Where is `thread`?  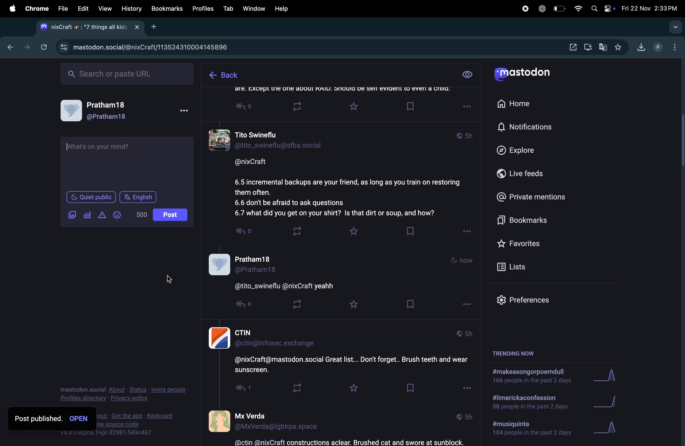 thread is located at coordinates (340, 92).